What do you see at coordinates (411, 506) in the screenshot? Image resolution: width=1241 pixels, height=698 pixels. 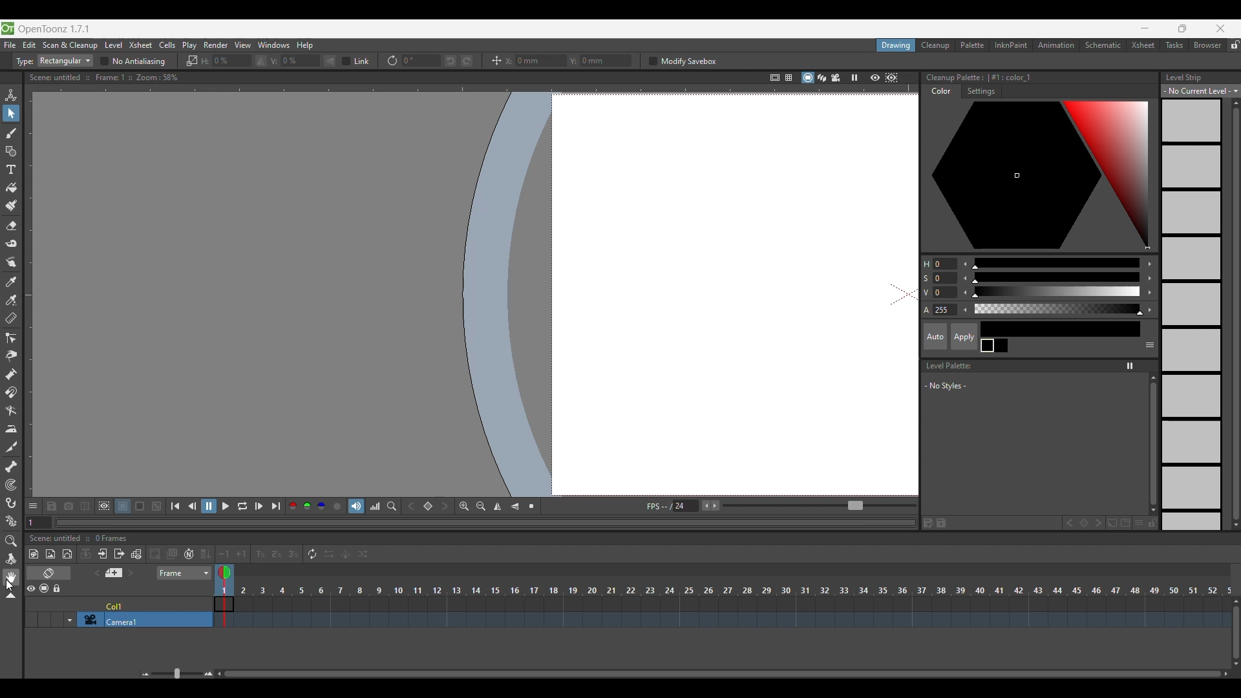 I see `Previous key` at bounding box center [411, 506].